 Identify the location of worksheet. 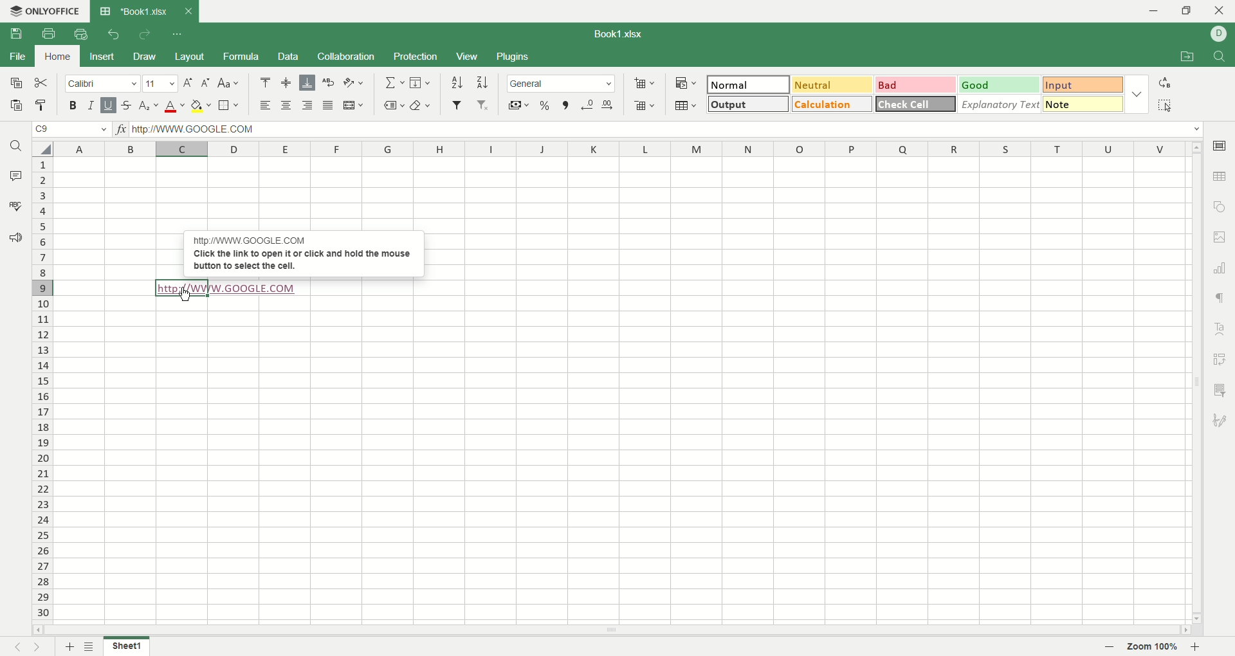
(619, 390).